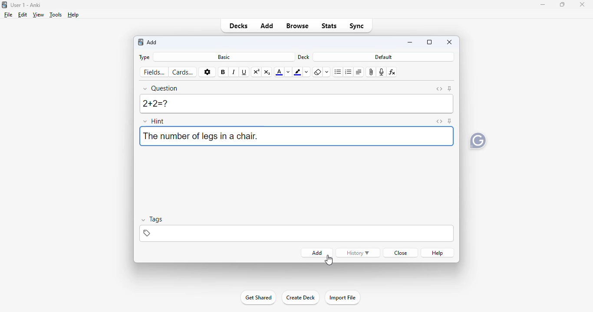  I want to click on cards, so click(183, 72).